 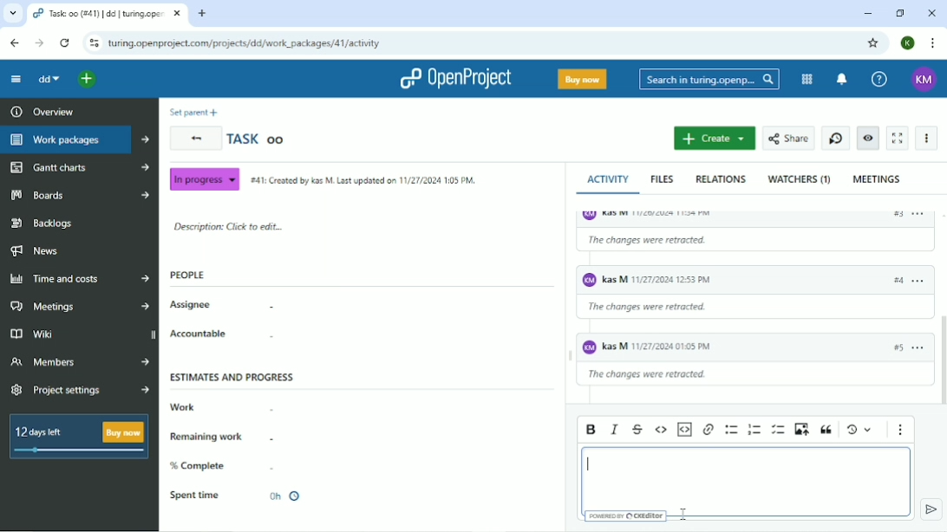 What do you see at coordinates (859, 430) in the screenshot?
I see `Show local modifications` at bounding box center [859, 430].